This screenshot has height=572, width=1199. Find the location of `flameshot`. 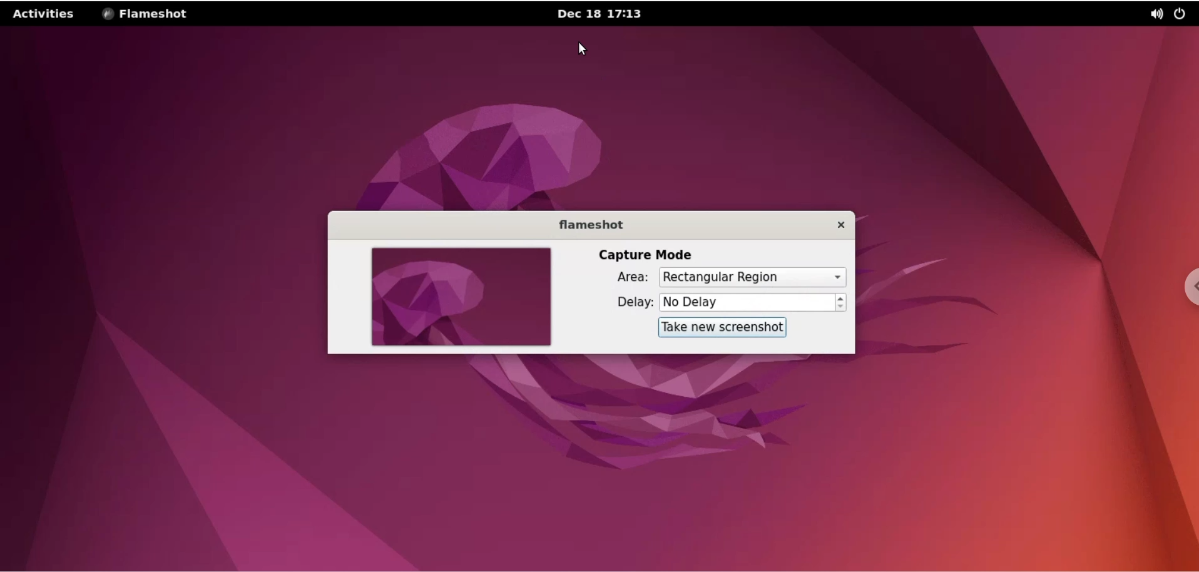

flameshot is located at coordinates (151, 14).